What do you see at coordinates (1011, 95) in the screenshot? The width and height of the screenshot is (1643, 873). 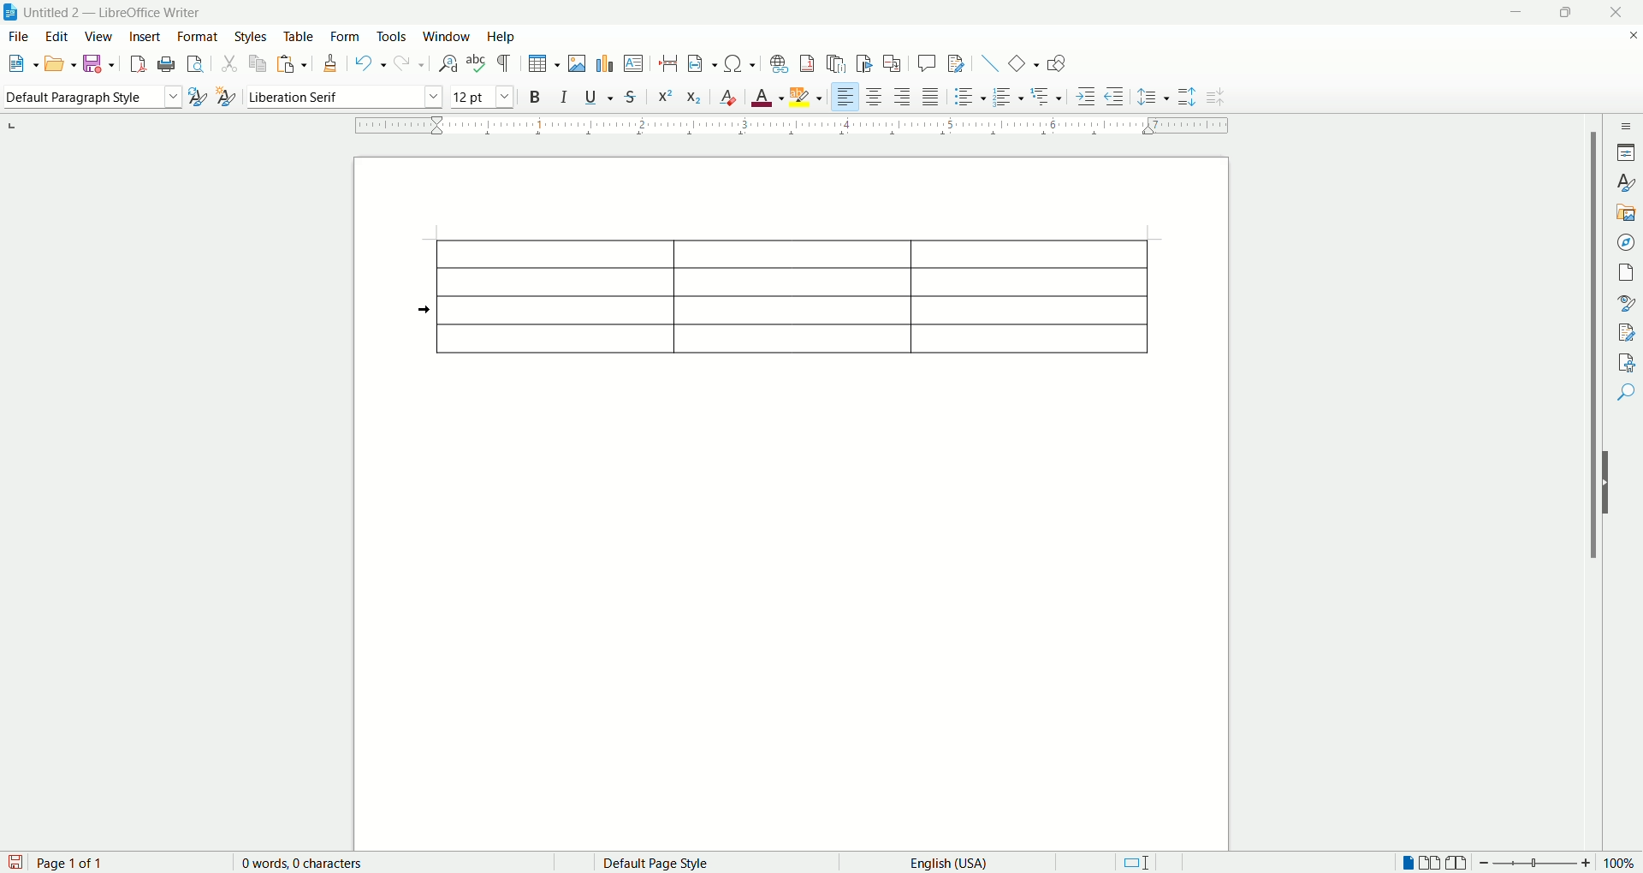 I see `ordered list` at bounding box center [1011, 95].